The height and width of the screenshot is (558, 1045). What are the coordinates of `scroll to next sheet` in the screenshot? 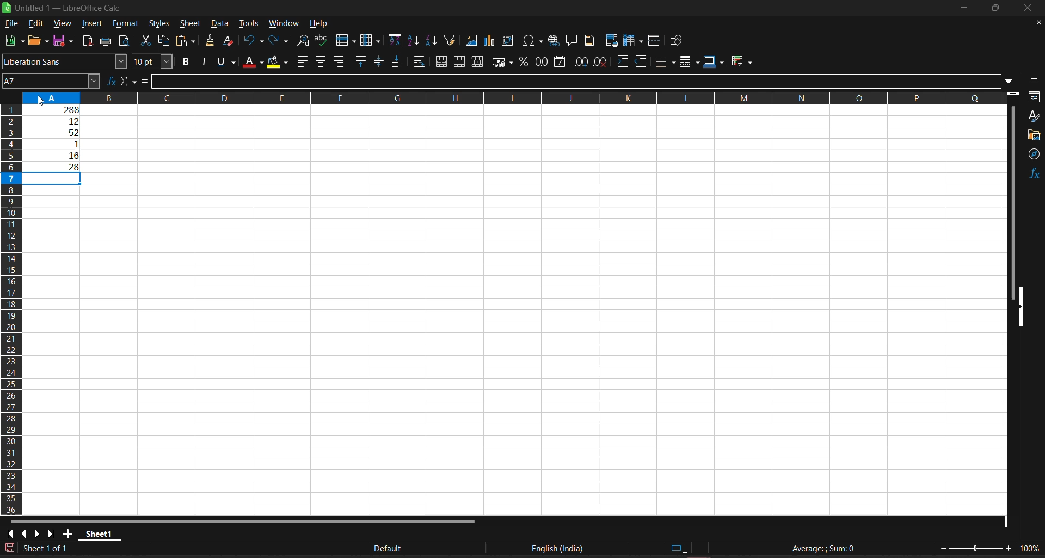 It's located at (36, 532).